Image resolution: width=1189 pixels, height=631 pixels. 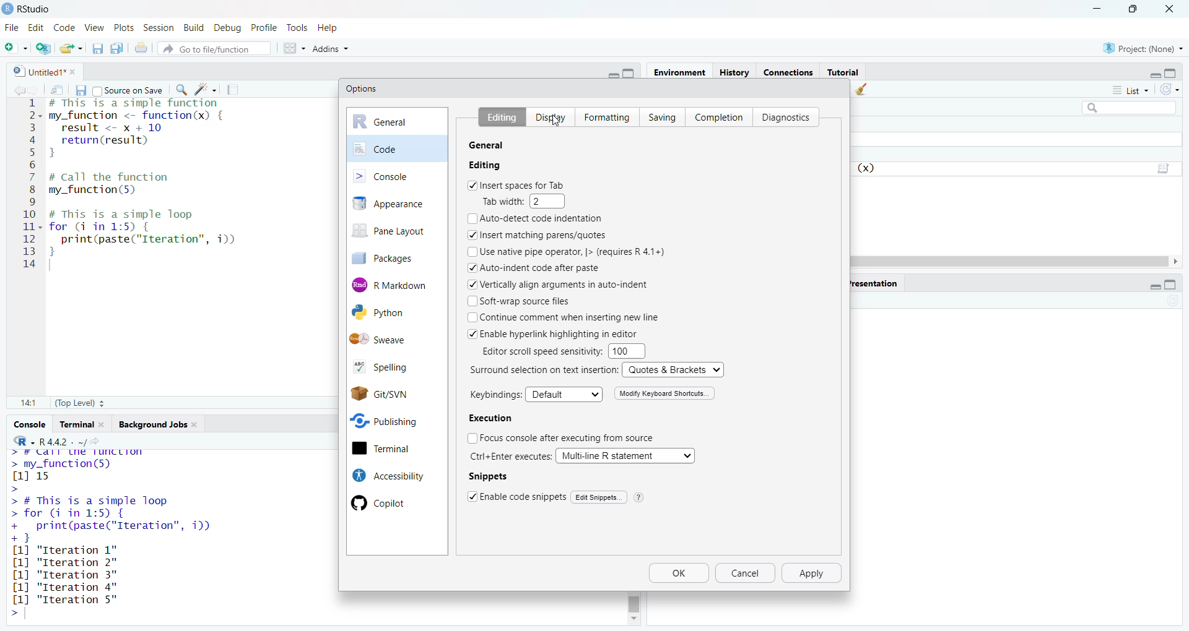 What do you see at coordinates (1175, 91) in the screenshot?
I see `refresh the list of objects in the environment` at bounding box center [1175, 91].